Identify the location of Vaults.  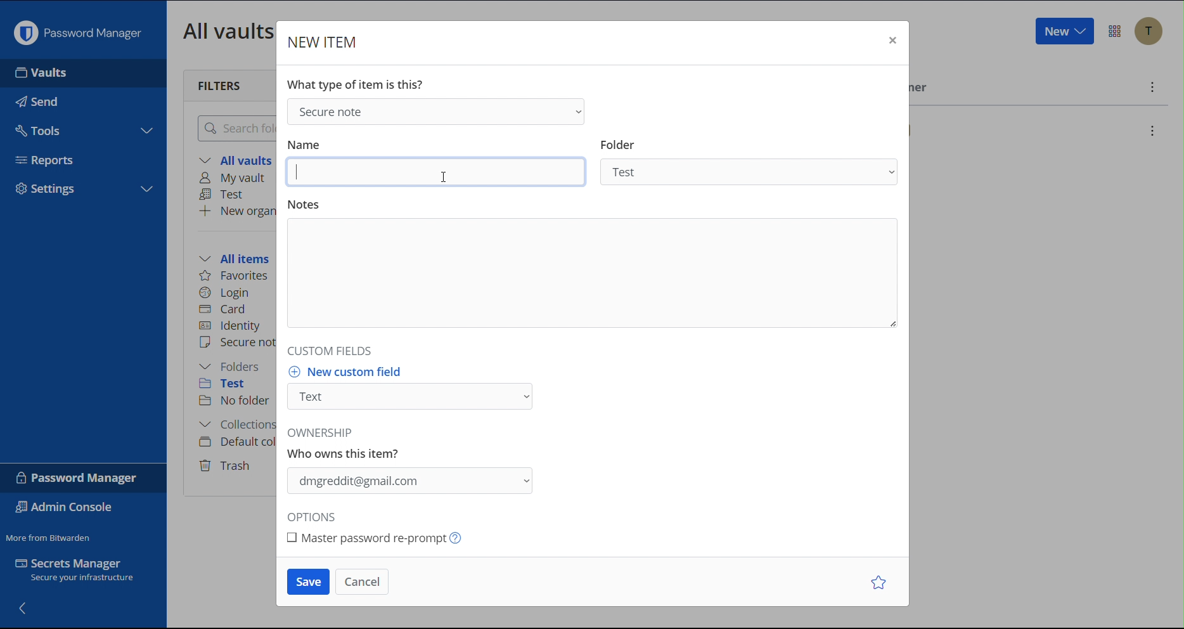
(45, 73).